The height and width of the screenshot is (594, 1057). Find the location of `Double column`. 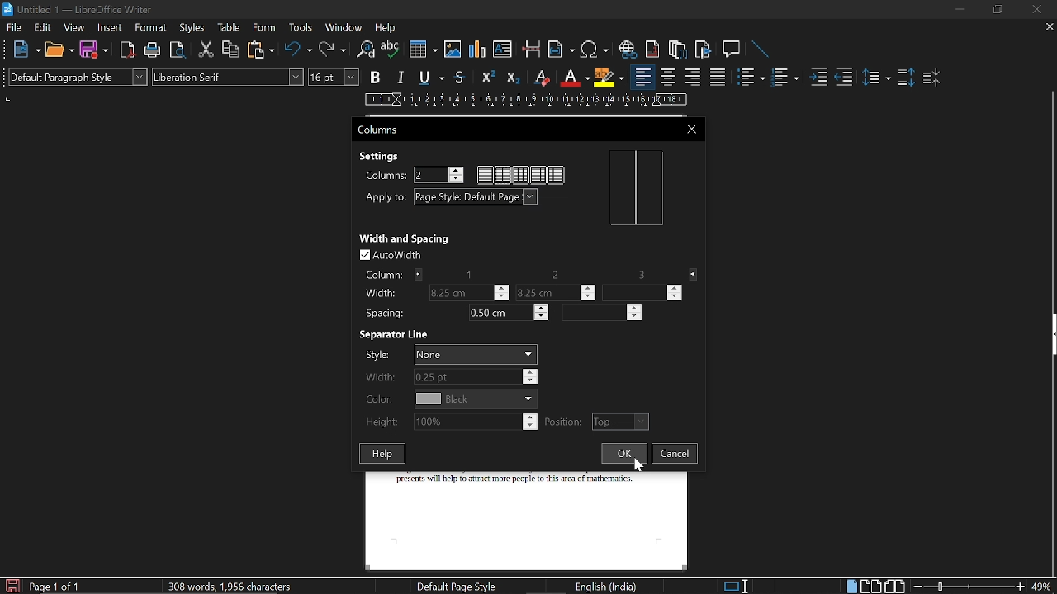

Double column is located at coordinates (503, 175).